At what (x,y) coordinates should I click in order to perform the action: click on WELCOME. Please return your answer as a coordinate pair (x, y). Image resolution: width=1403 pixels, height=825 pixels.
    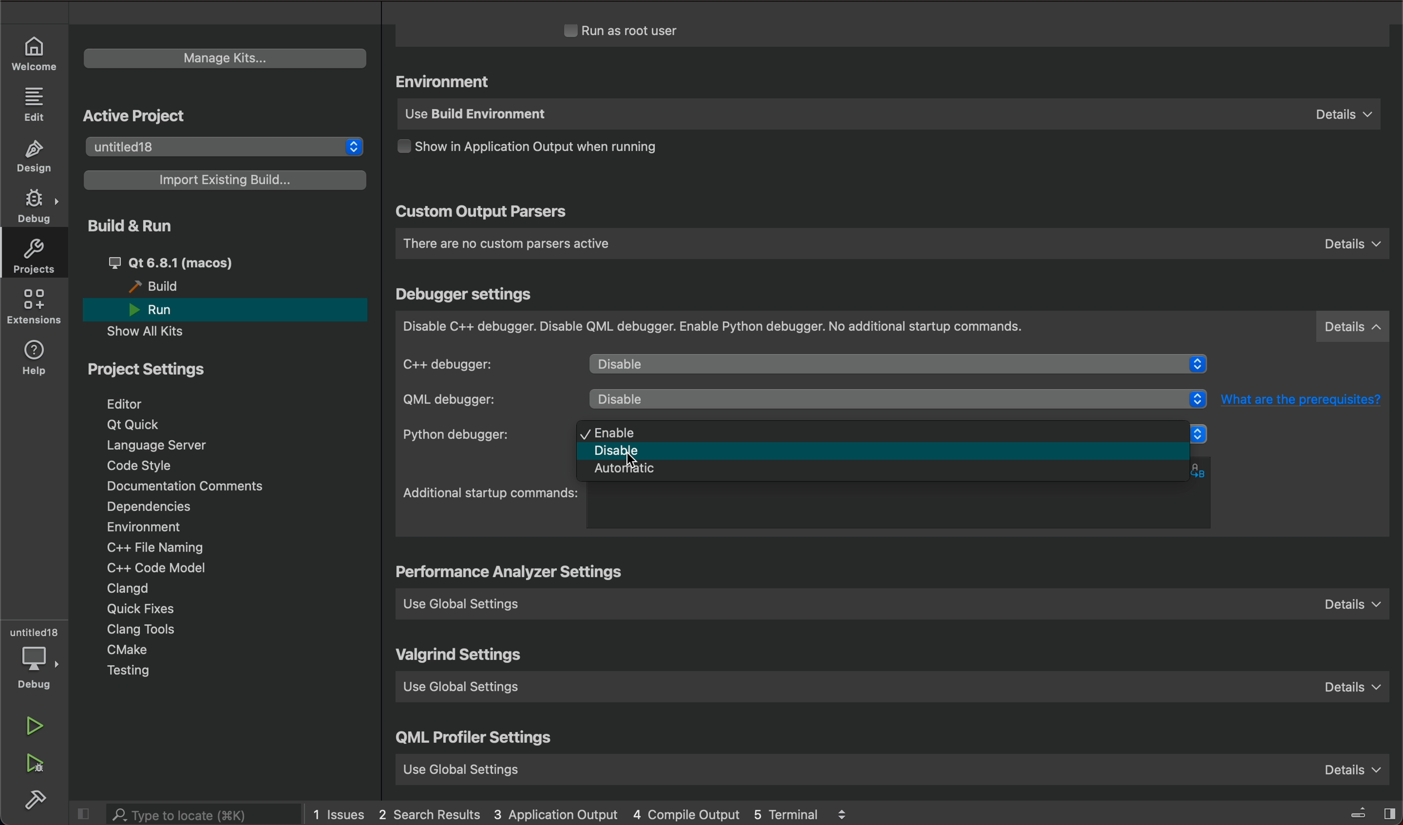
    Looking at the image, I should click on (35, 52).